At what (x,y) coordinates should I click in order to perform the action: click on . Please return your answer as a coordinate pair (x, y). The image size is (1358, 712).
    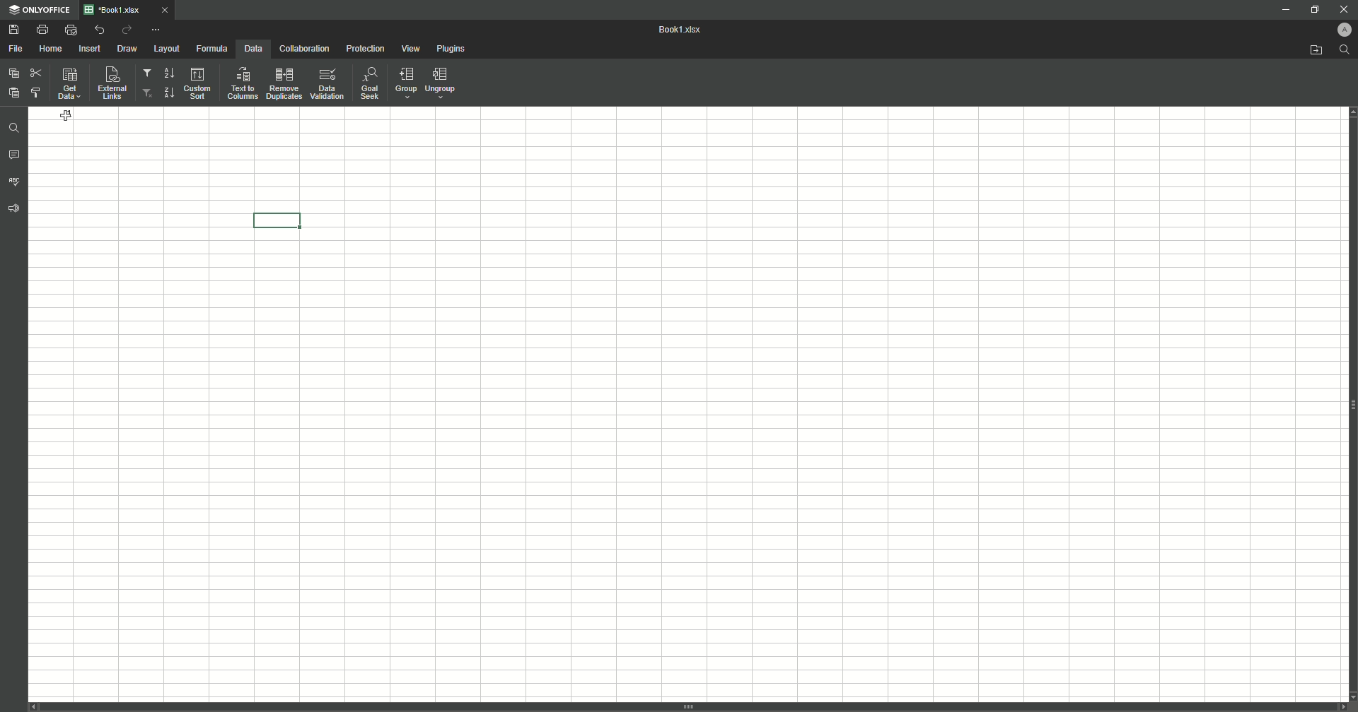
    Looking at the image, I should click on (441, 83).